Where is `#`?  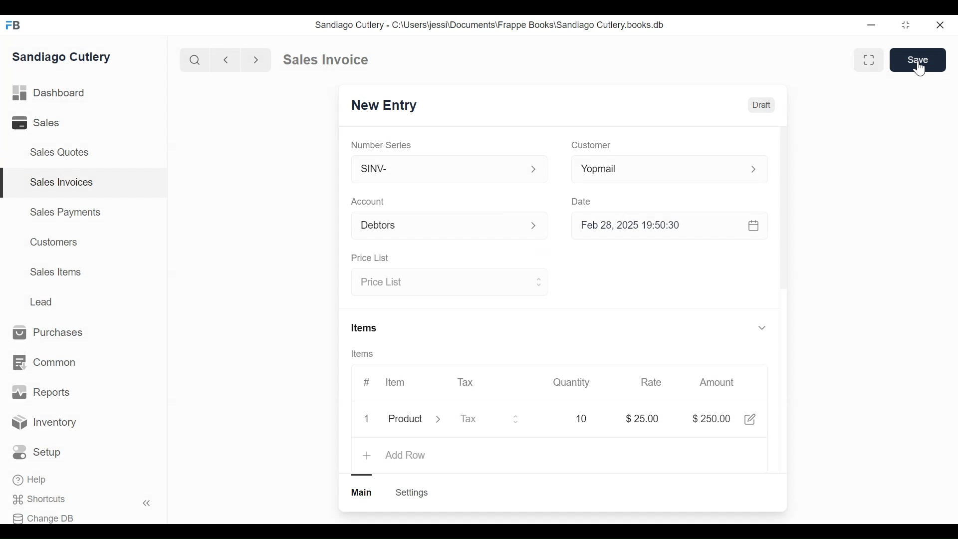 # is located at coordinates (367, 381).